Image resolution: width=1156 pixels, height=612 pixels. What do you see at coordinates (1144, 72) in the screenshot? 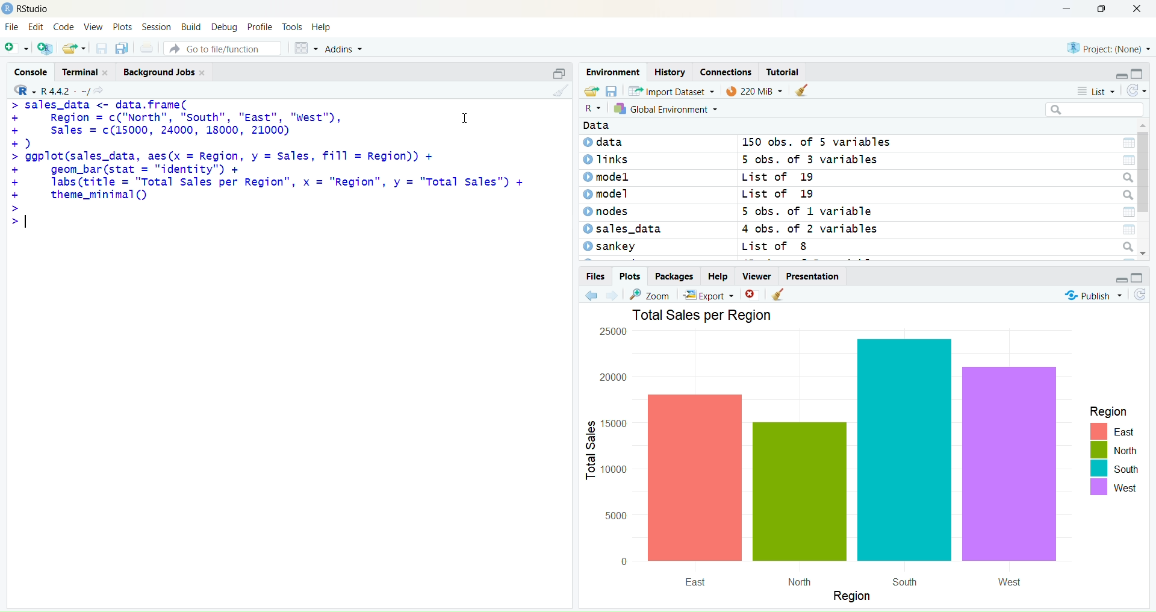
I see `maximise` at bounding box center [1144, 72].